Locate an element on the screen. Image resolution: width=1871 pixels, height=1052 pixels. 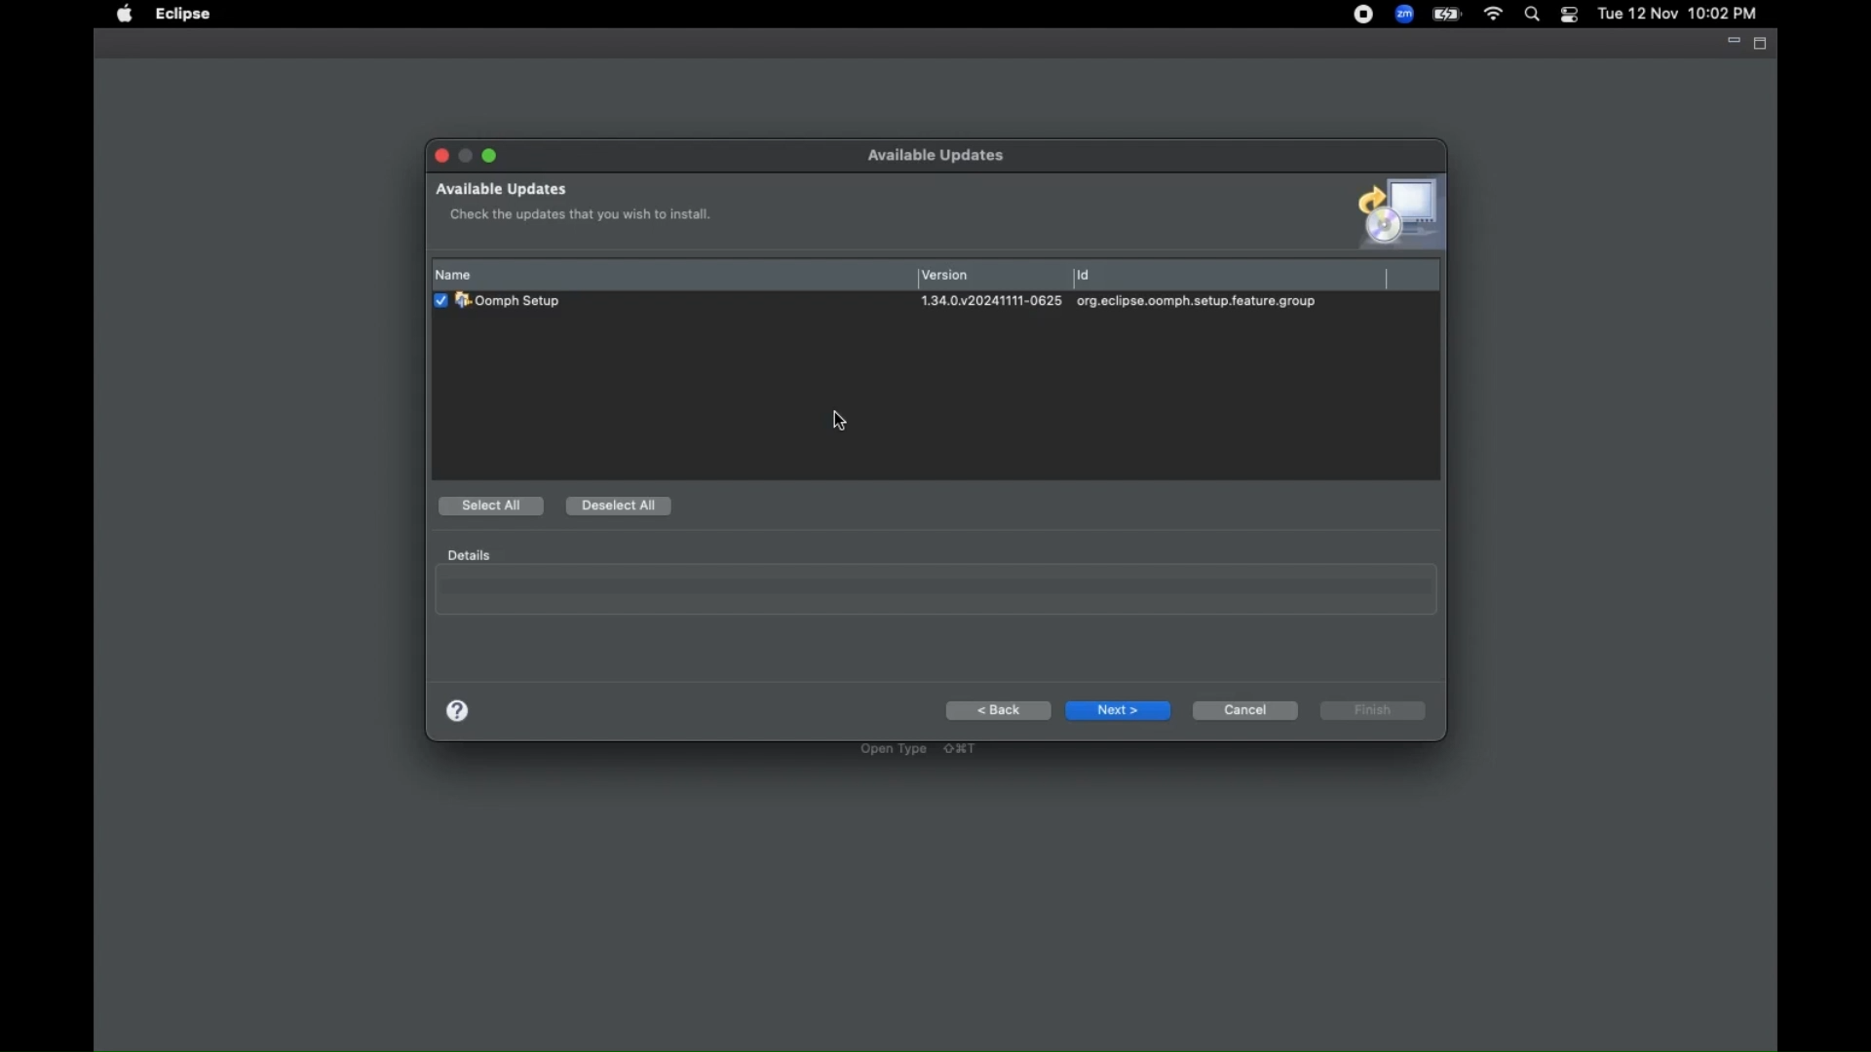
Select All is located at coordinates (493, 507).